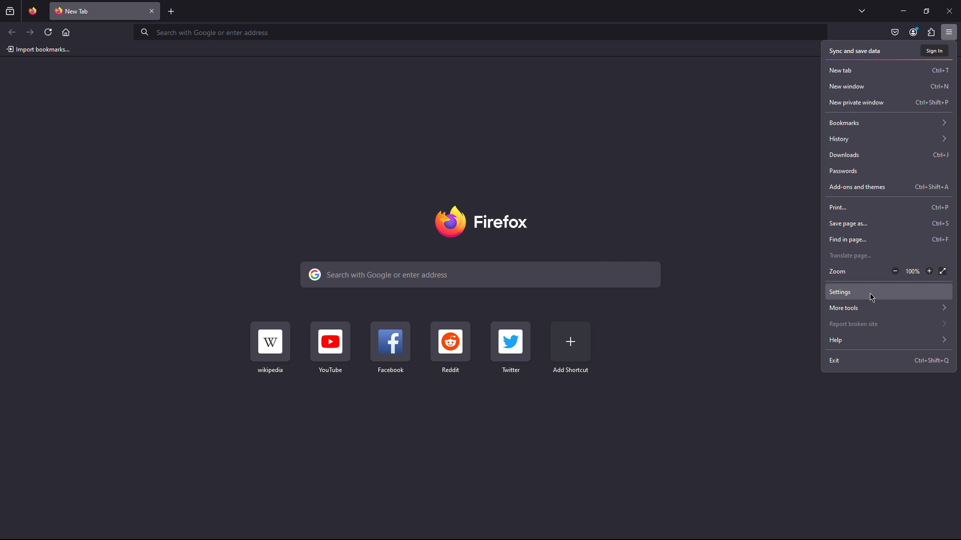  I want to click on Pinned Tab, so click(33, 11).